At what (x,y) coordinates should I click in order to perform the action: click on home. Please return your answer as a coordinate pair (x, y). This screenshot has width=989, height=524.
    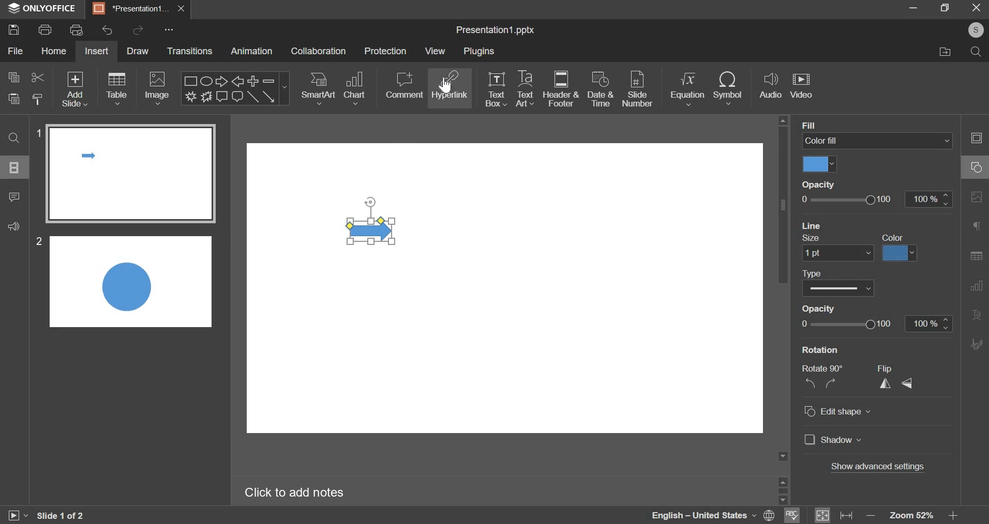
    Looking at the image, I should click on (56, 51).